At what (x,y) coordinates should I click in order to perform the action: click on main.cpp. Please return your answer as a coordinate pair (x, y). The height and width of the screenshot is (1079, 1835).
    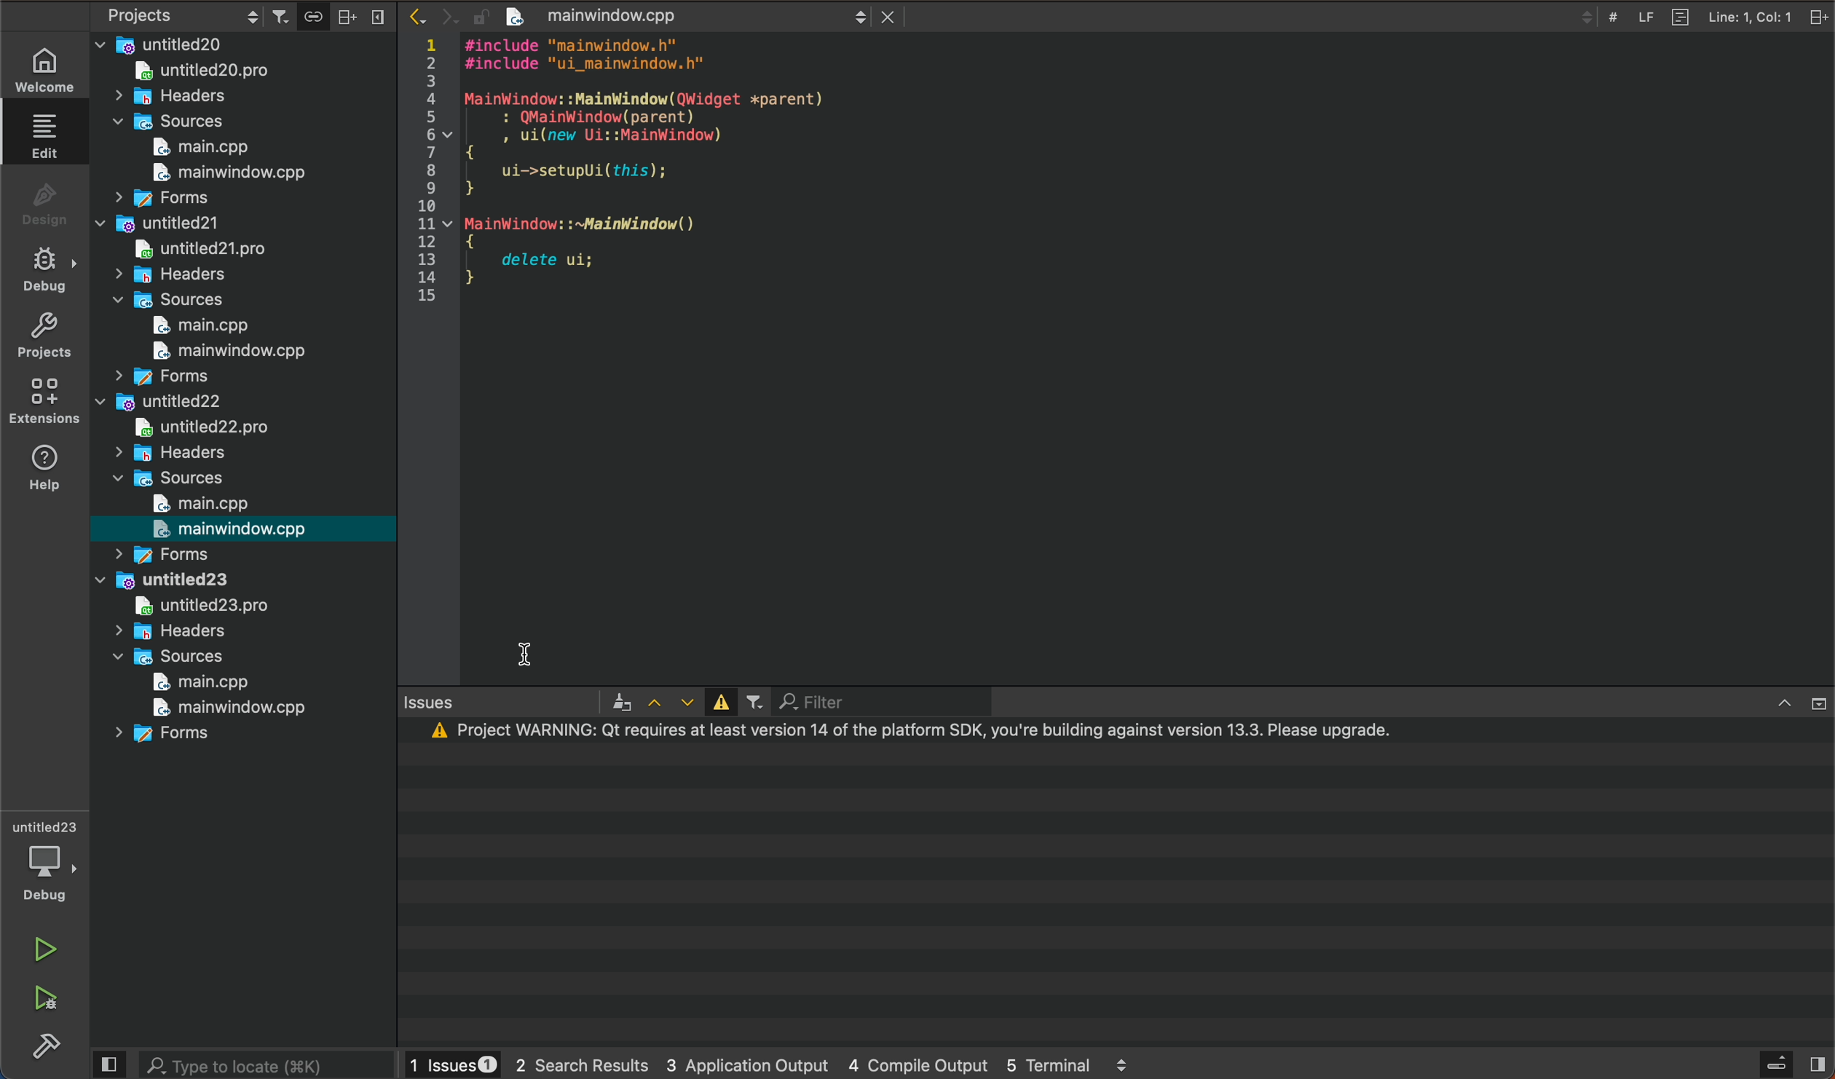
    Looking at the image, I should click on (205, 147).